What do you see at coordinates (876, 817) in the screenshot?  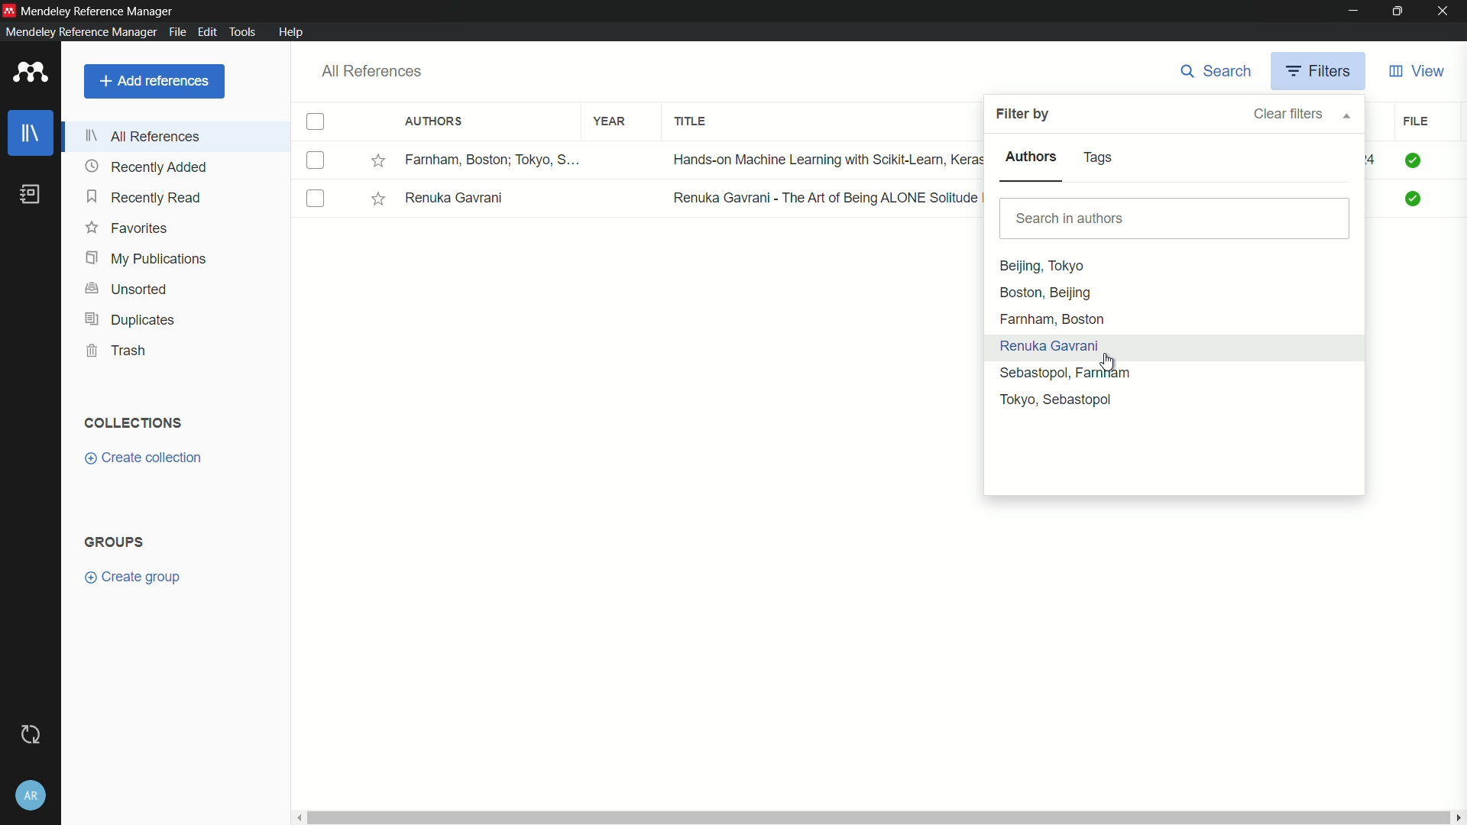 I see `Horizontal scroll bar` at bounding box center [876, 817].